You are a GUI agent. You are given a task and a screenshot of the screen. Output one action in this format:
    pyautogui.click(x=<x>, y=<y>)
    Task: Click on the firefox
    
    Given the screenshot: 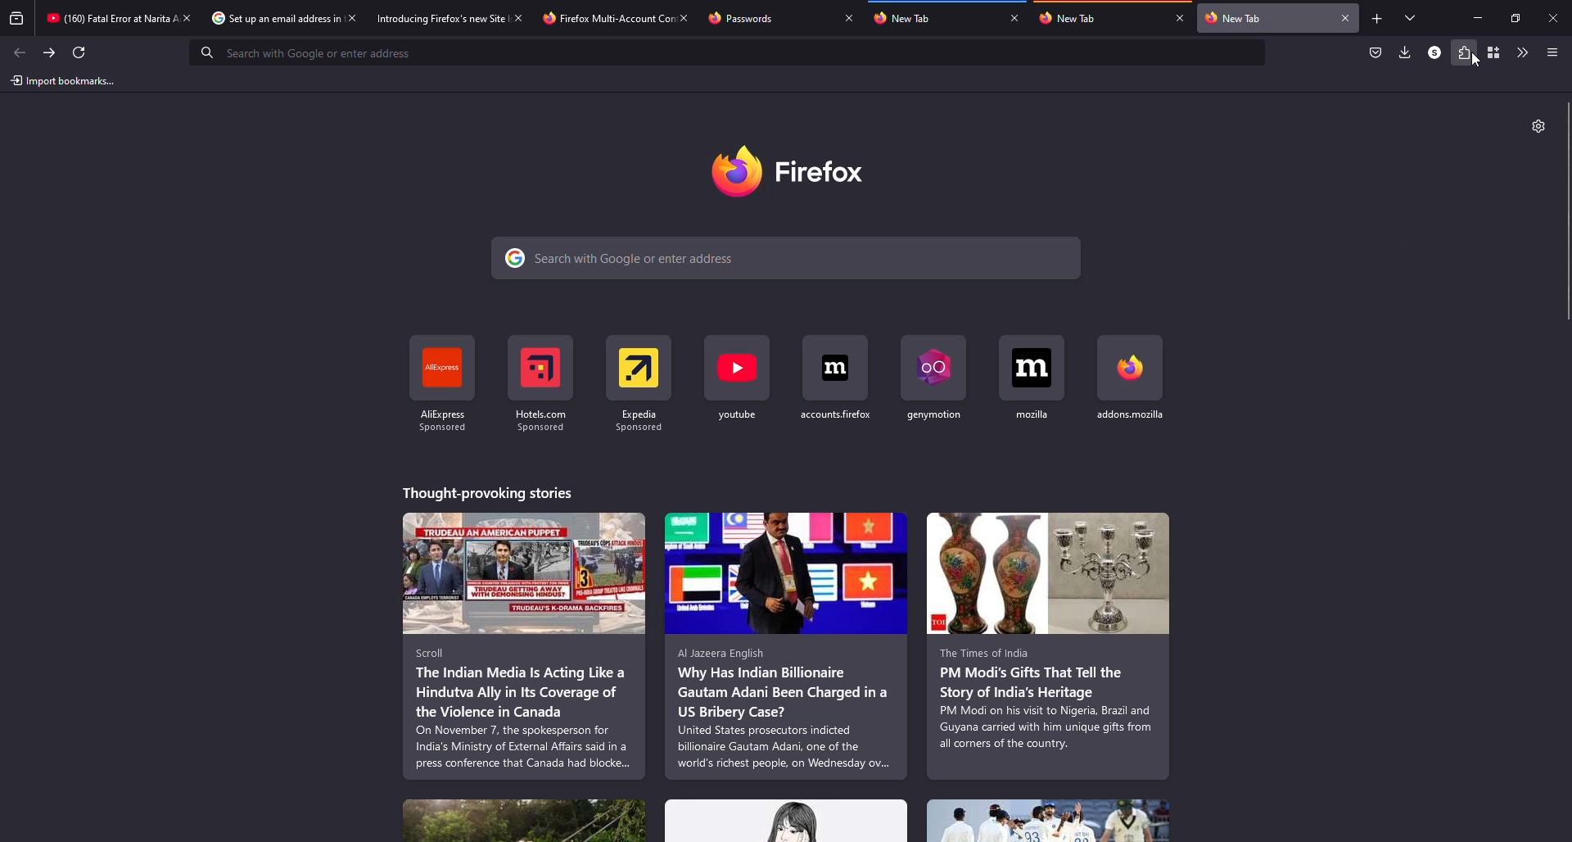 What is the action you would take?
    pyautogui.click(x=787, y=174)
    